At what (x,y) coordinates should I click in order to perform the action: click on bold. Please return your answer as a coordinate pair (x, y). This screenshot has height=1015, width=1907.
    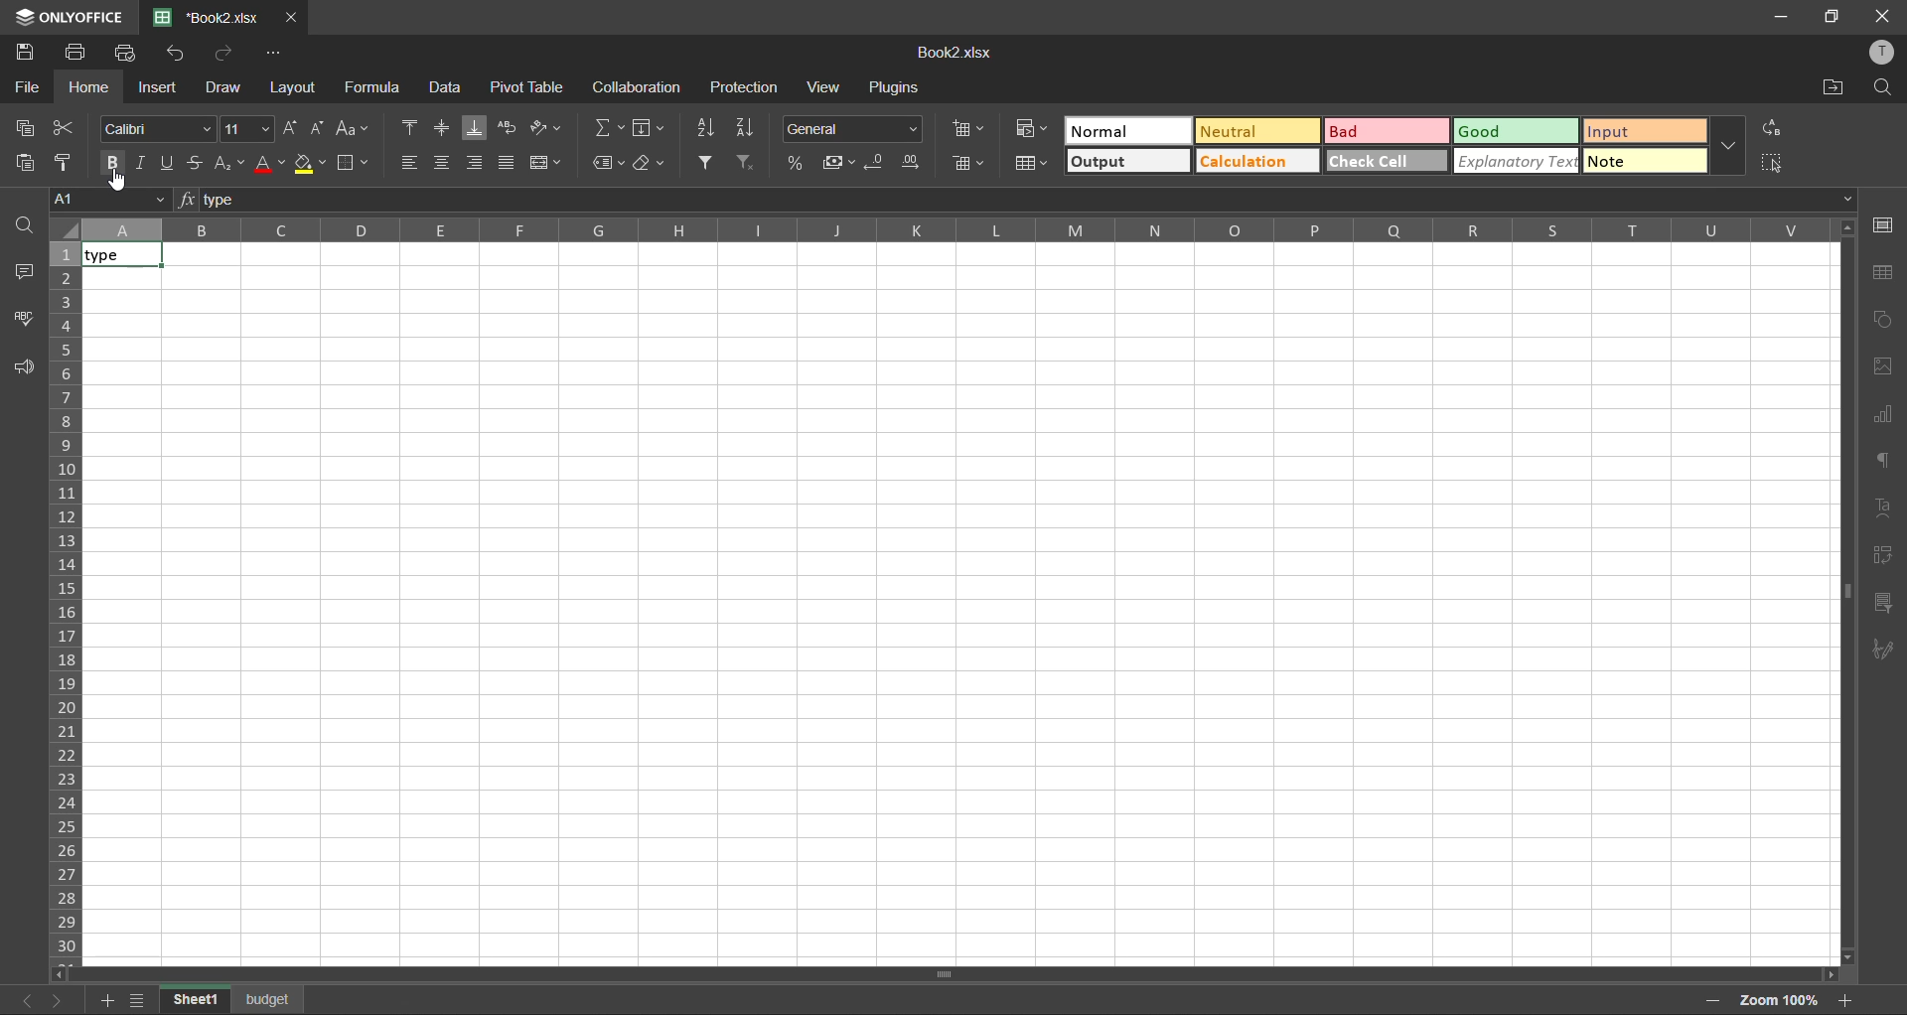
    Looking at the image, I should click on (115, 161).